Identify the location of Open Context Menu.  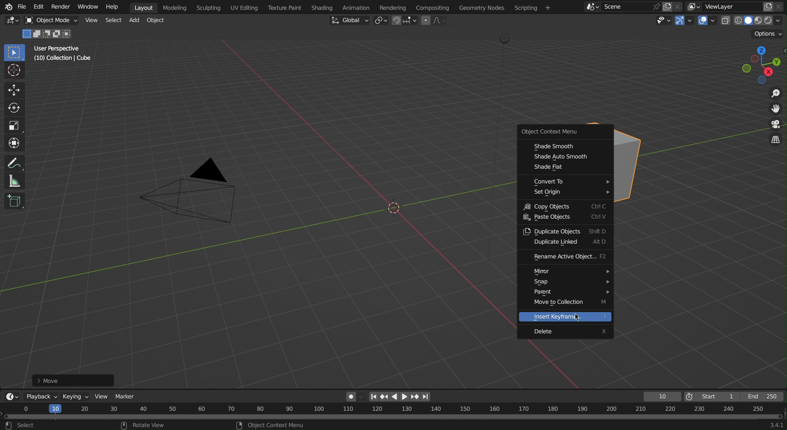
(563, 133).